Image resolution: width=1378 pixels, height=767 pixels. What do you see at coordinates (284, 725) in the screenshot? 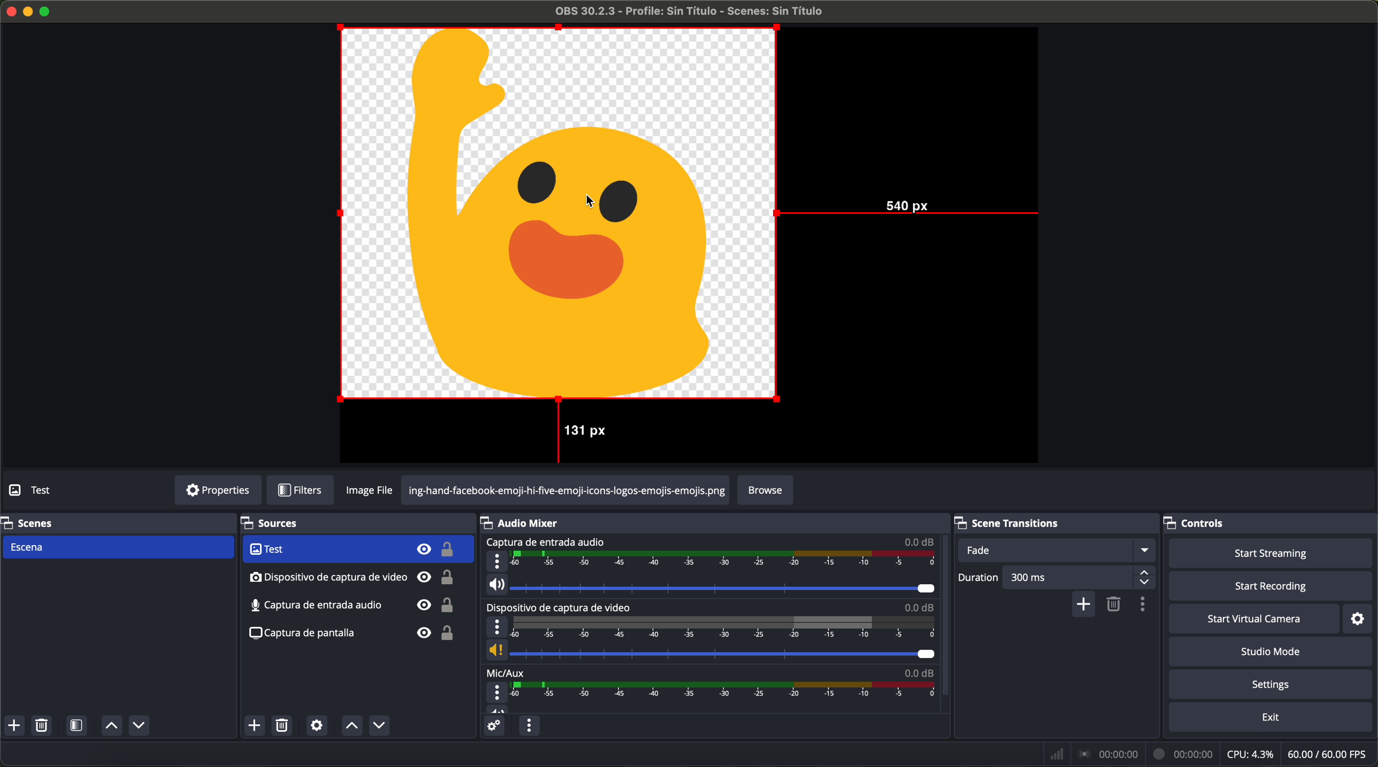
I see `remove selected source` at bounding box center [284, 725].